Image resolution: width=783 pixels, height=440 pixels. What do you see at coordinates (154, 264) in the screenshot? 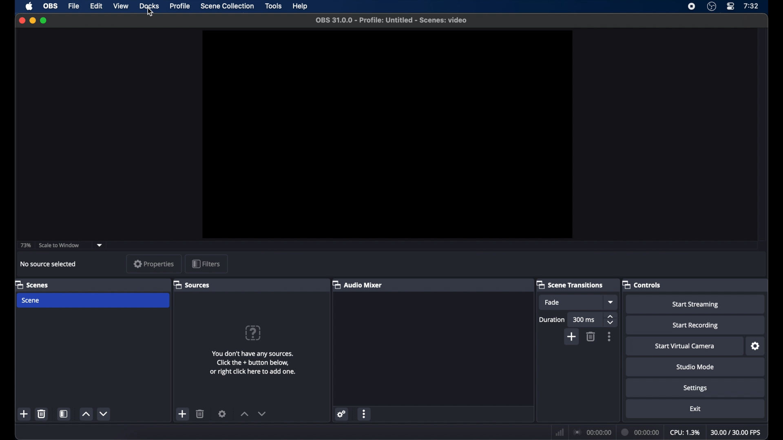
I see `properties` at bounding box center [154, 264].